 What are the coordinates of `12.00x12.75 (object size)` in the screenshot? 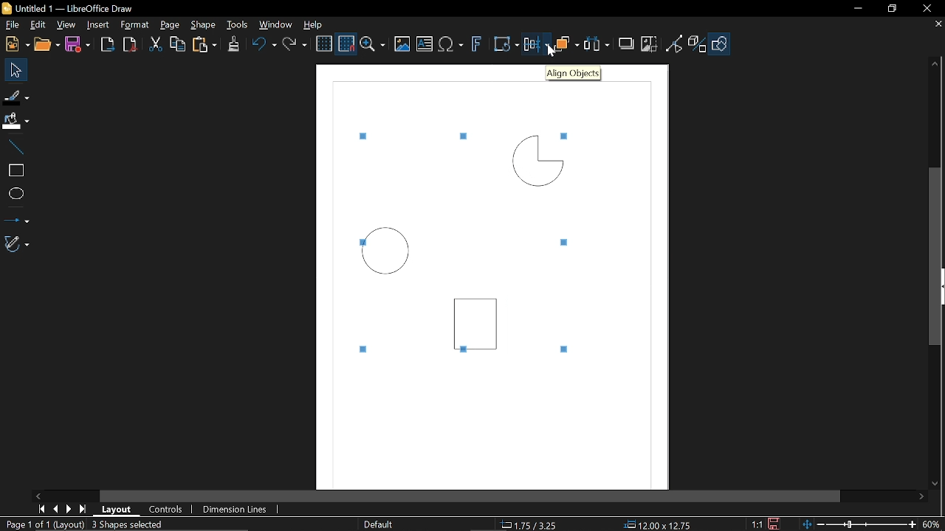 It's located at (656, 525).